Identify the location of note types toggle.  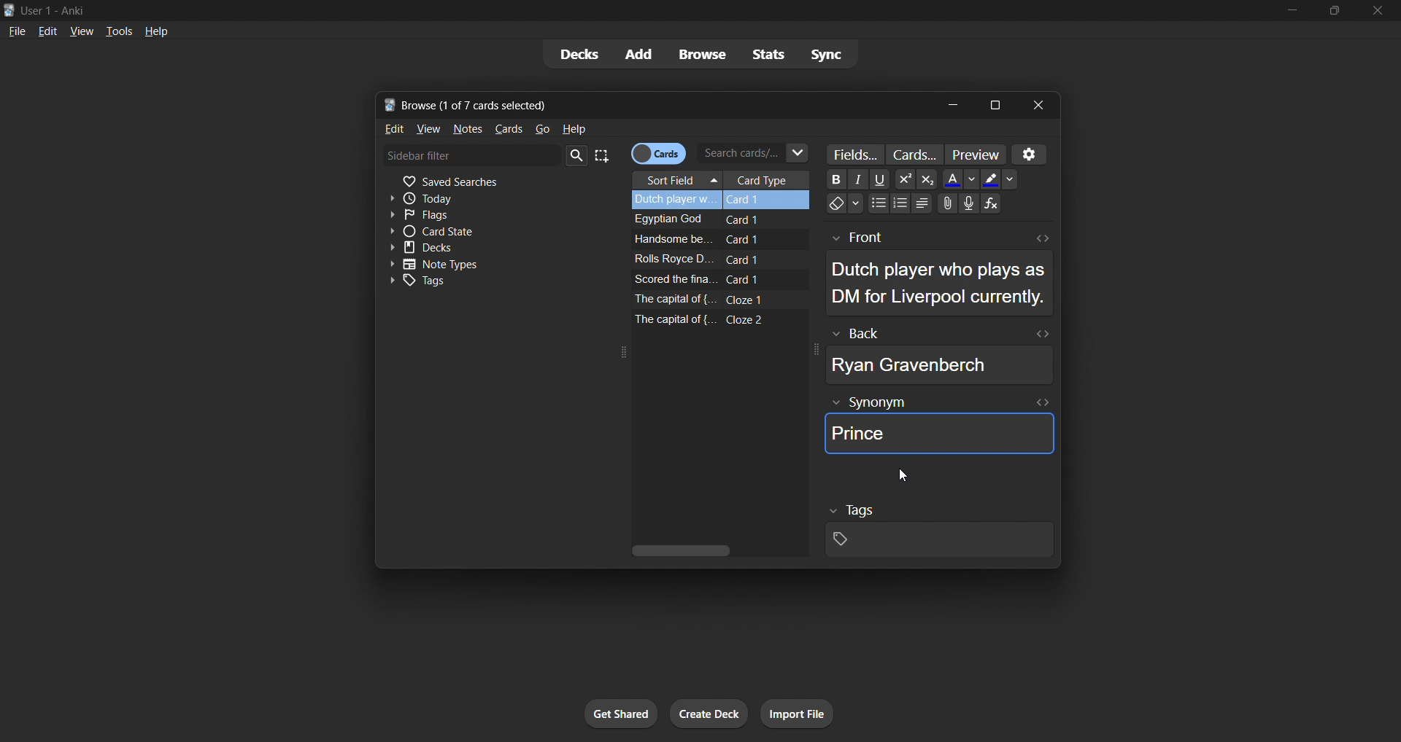
(466, 265).